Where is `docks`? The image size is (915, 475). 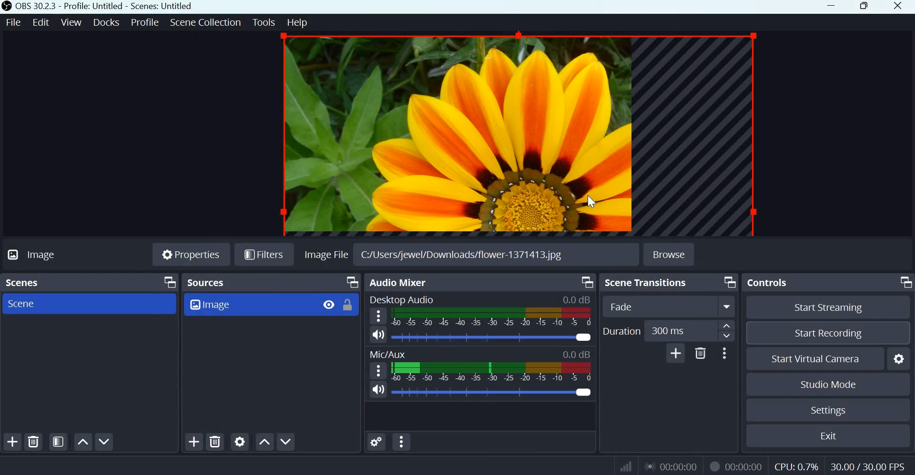 docks is located at coordinates (108, 21).